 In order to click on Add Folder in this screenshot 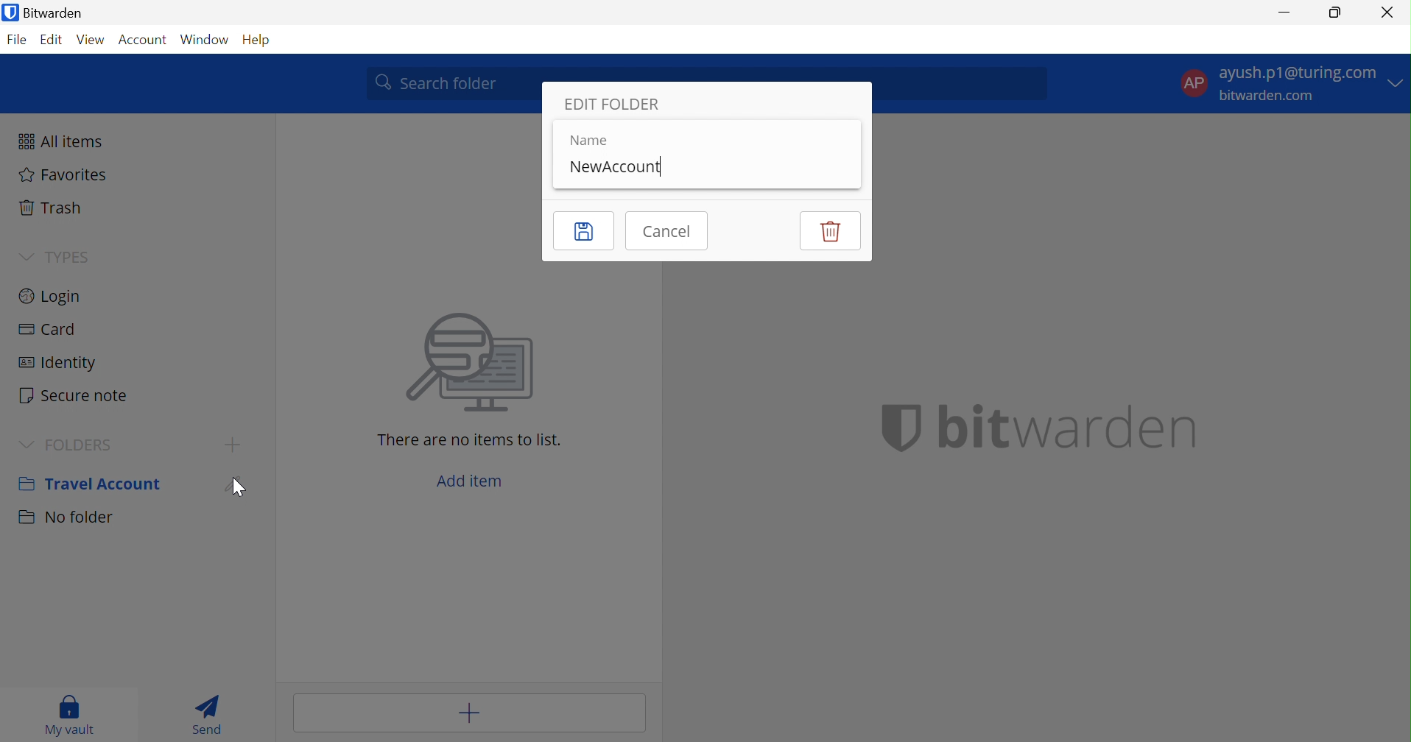, I will do `click(233, 446)`.